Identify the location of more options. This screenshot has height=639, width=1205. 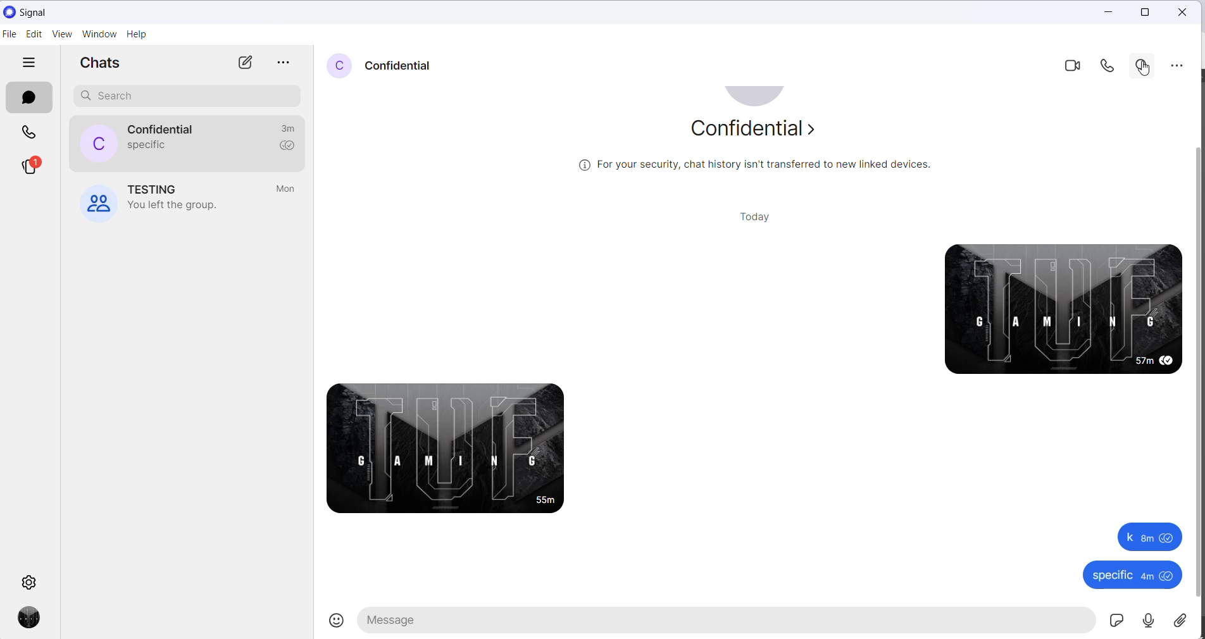
(282, 65).